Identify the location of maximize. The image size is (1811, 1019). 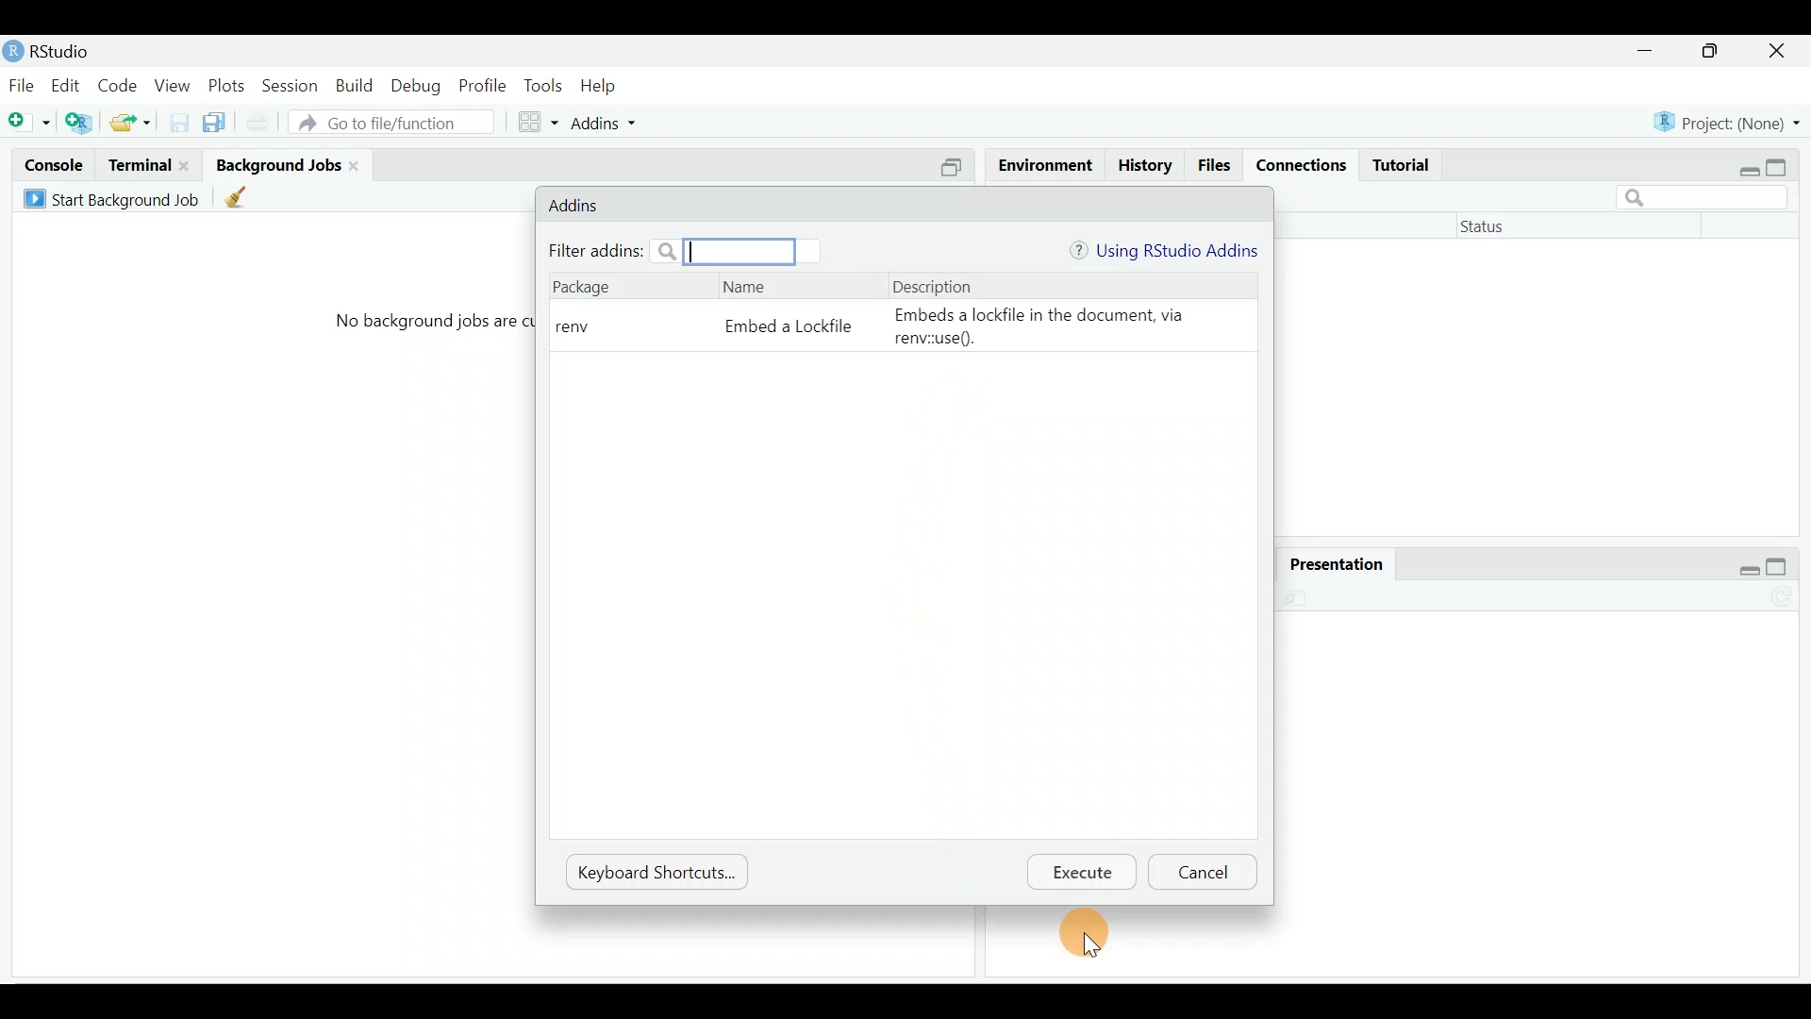
(1781, 561).